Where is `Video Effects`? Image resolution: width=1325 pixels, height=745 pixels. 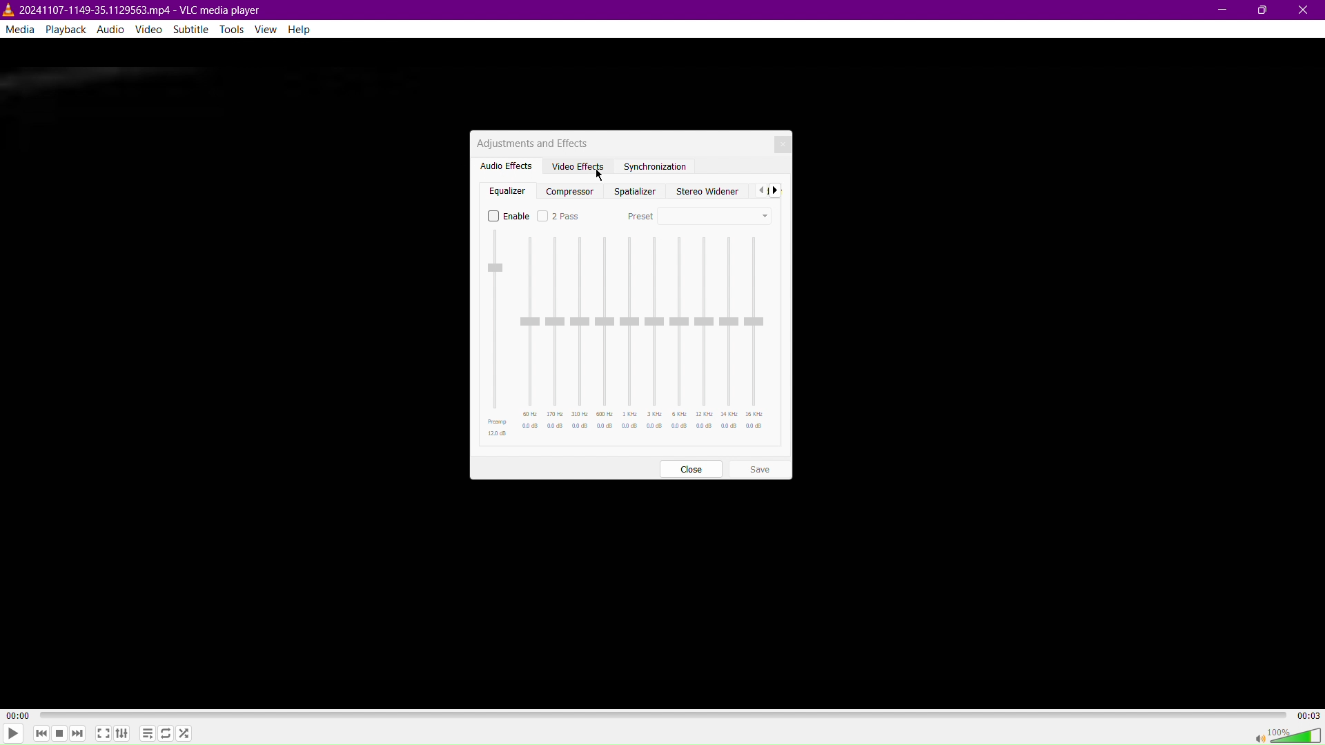
Video Effects is located at coordinates (575, 165).